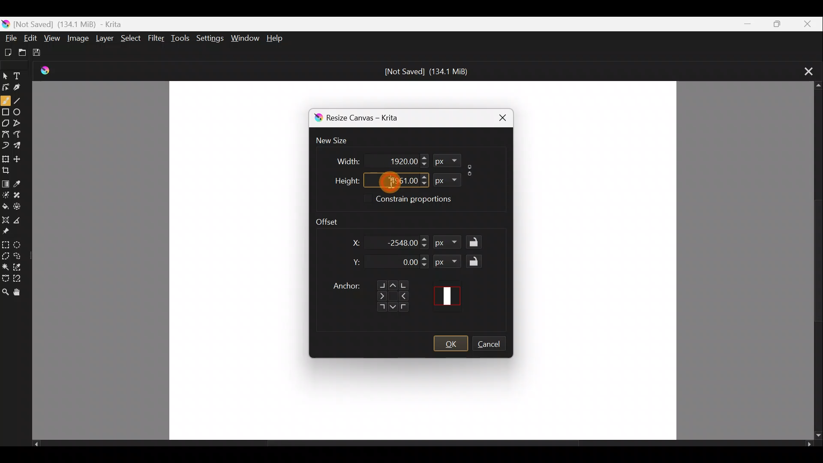 The width and height of the screenshot is (823, 463). Describe the element at coordinates (6, 159) in the screenshot. I see `Transform a layer/selection` at that location.